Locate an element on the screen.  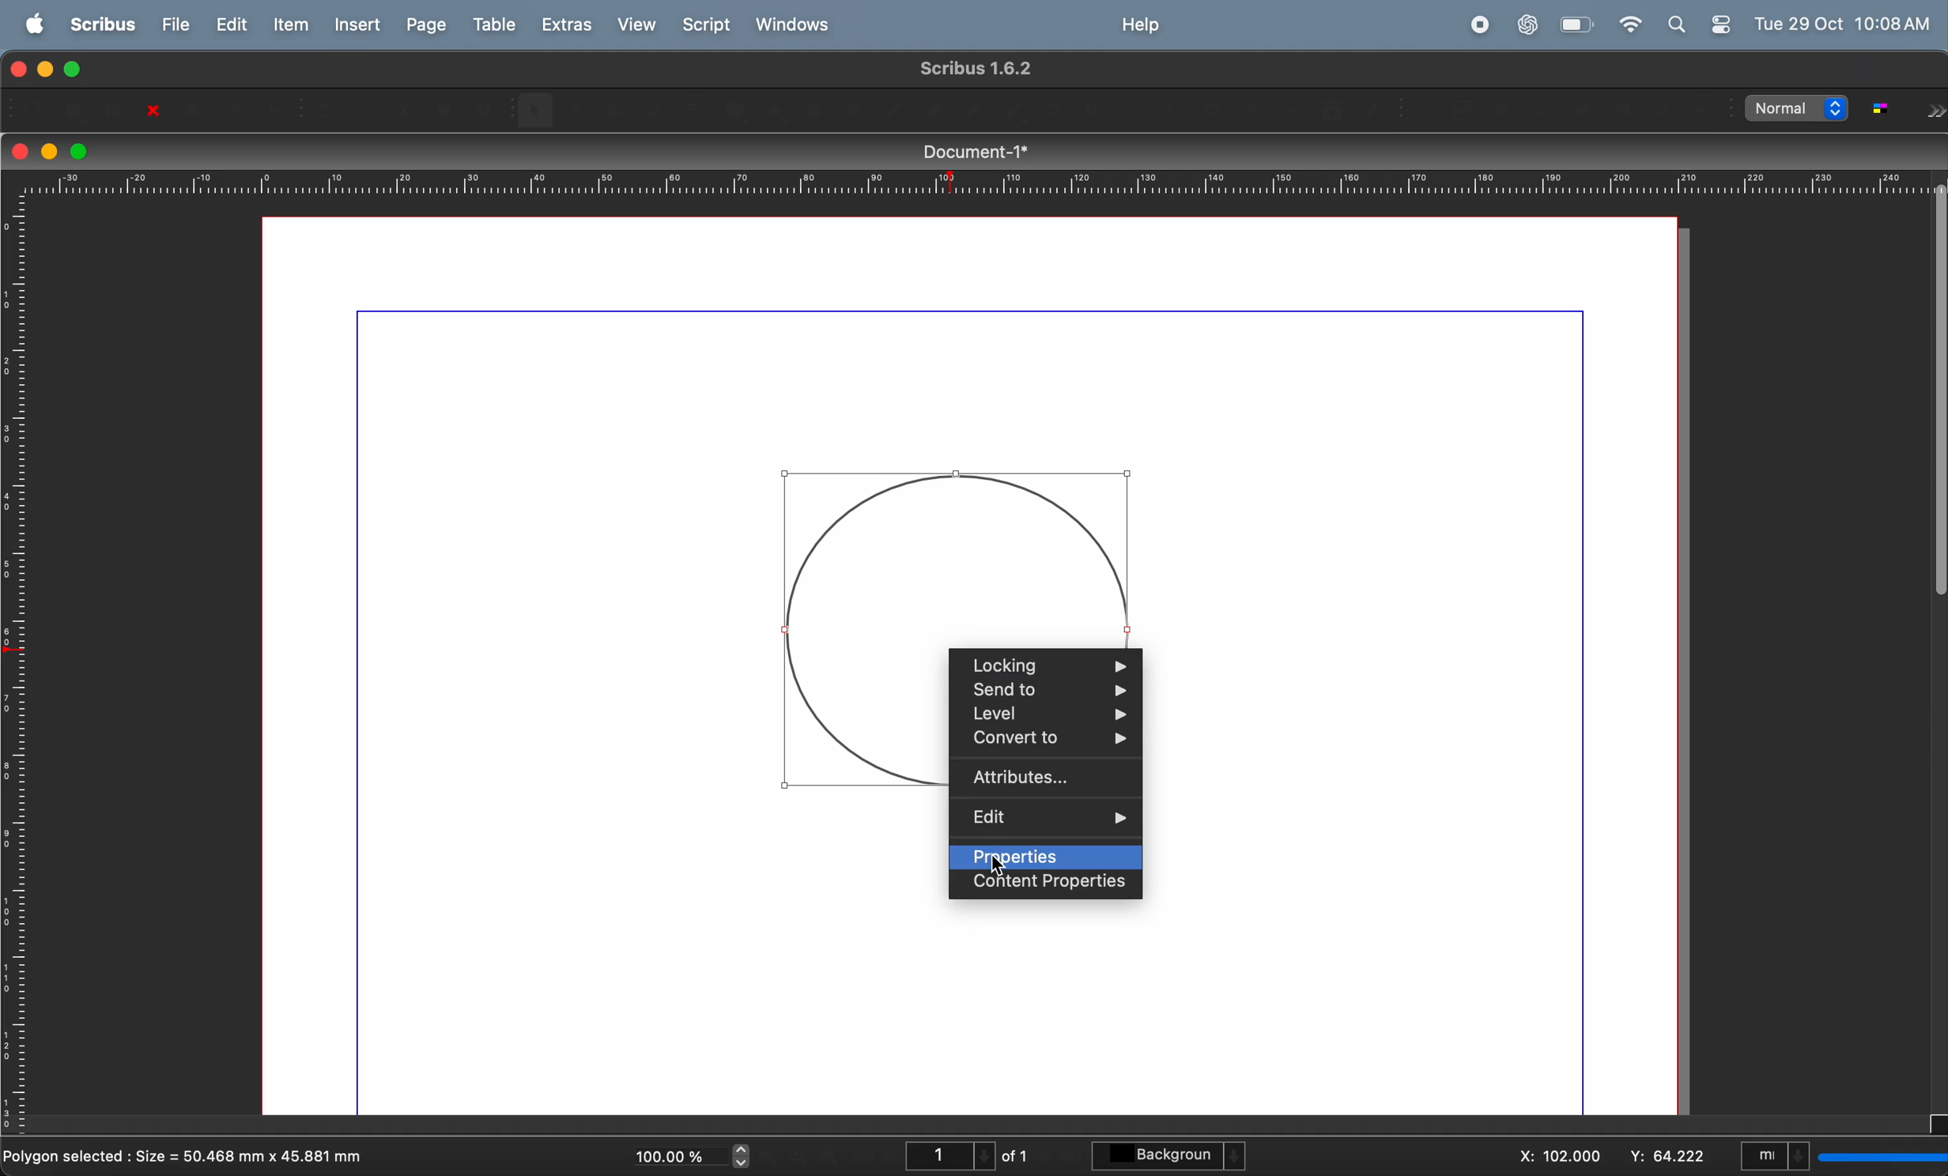
toggle color management is located at coordinates (1889, 108).